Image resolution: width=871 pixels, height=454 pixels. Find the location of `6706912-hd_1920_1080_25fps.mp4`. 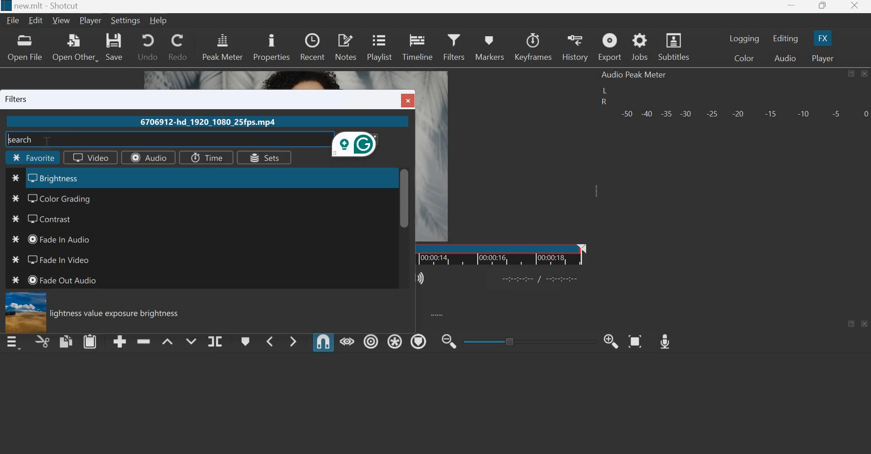

6706912-hd_1920_1080_25fps.mp4 is located at coordinates (206, 123).